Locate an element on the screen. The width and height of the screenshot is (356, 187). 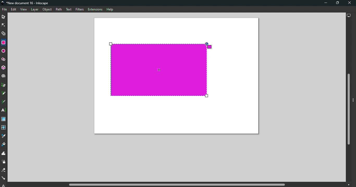
Spiral tool is located at coordinates (4, 76).